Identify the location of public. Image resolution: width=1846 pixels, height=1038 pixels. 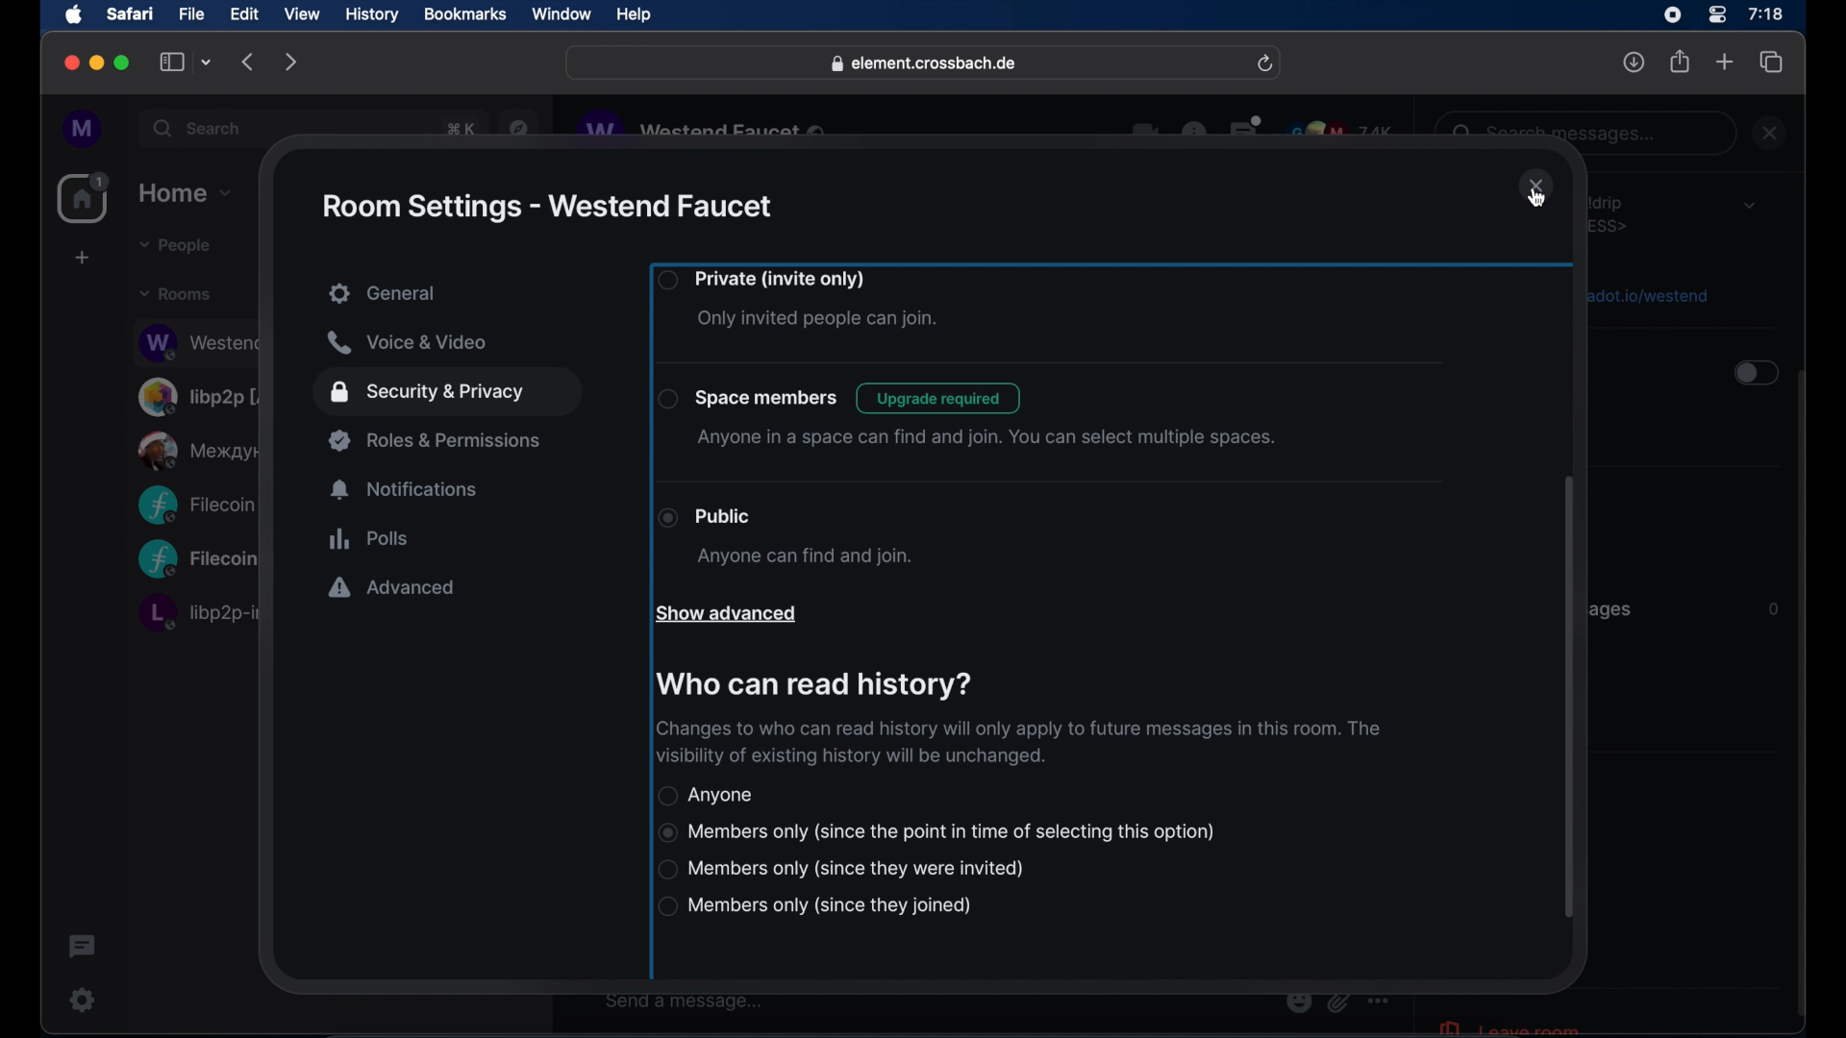
(785, 537).